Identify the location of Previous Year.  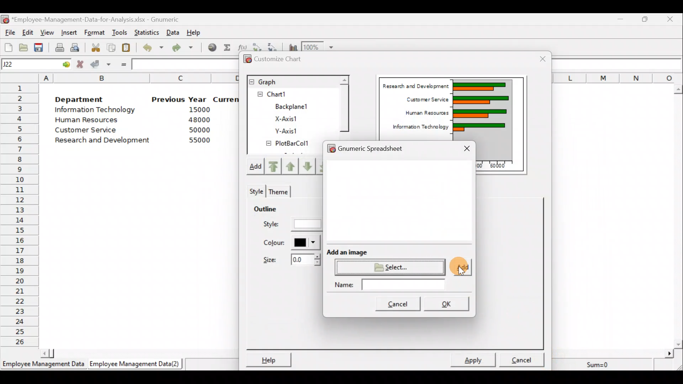
(180, 99).